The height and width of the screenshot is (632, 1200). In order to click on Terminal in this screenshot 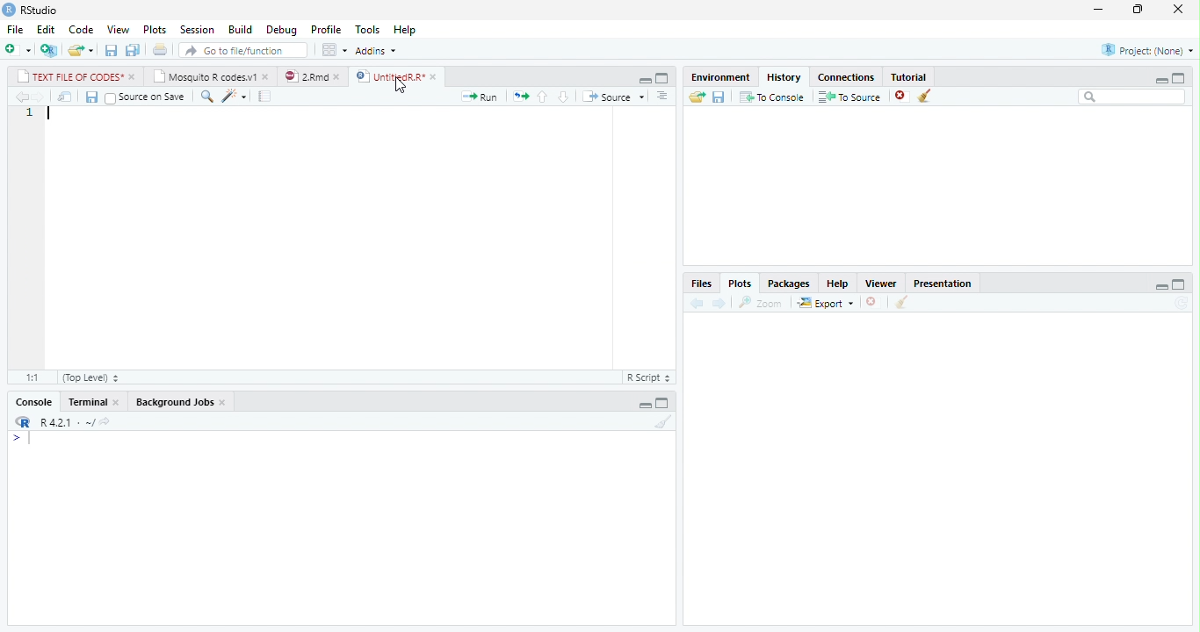, I will do `click(86, 402)`.